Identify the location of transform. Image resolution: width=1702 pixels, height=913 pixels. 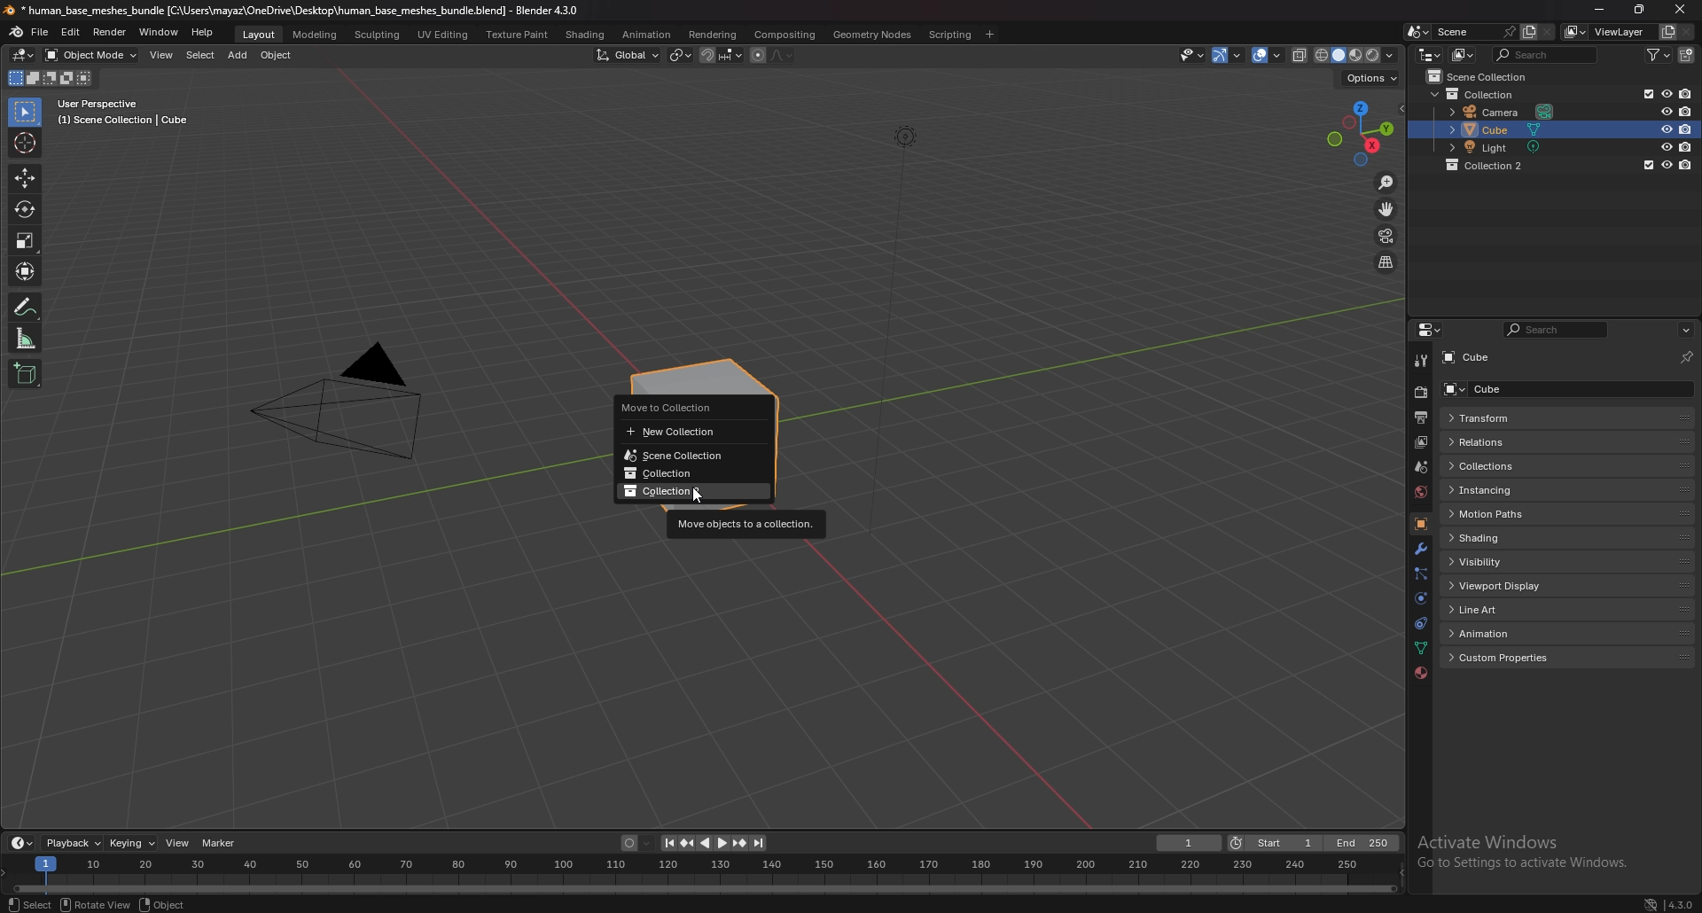
(1506, 417).